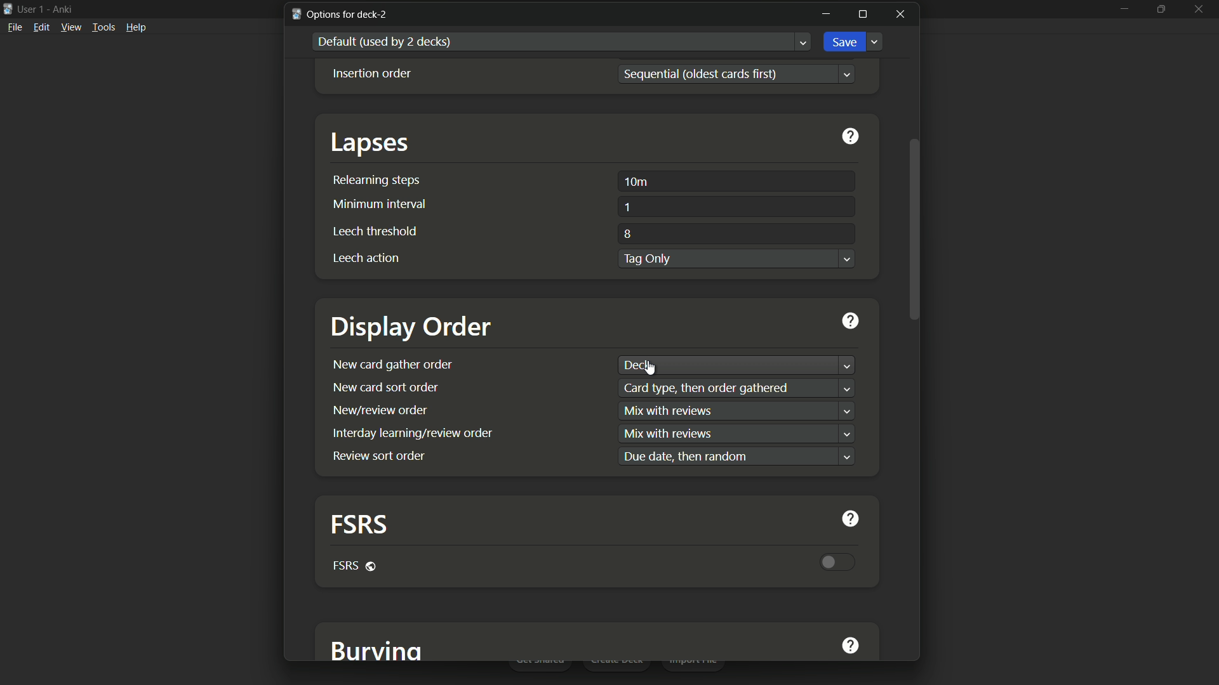  Describe the element at coordinates (626, 233) in the screenshot. I see `8` at that location.